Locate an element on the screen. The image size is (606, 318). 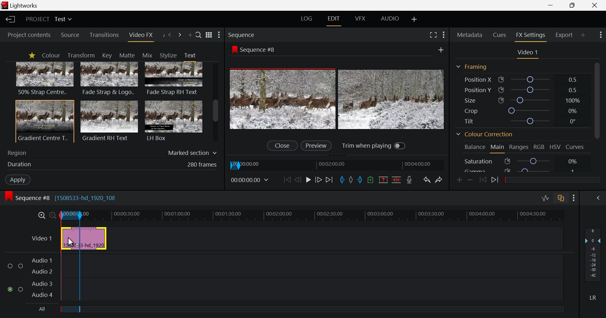
Video Settings is located at coordinates (528, 53).